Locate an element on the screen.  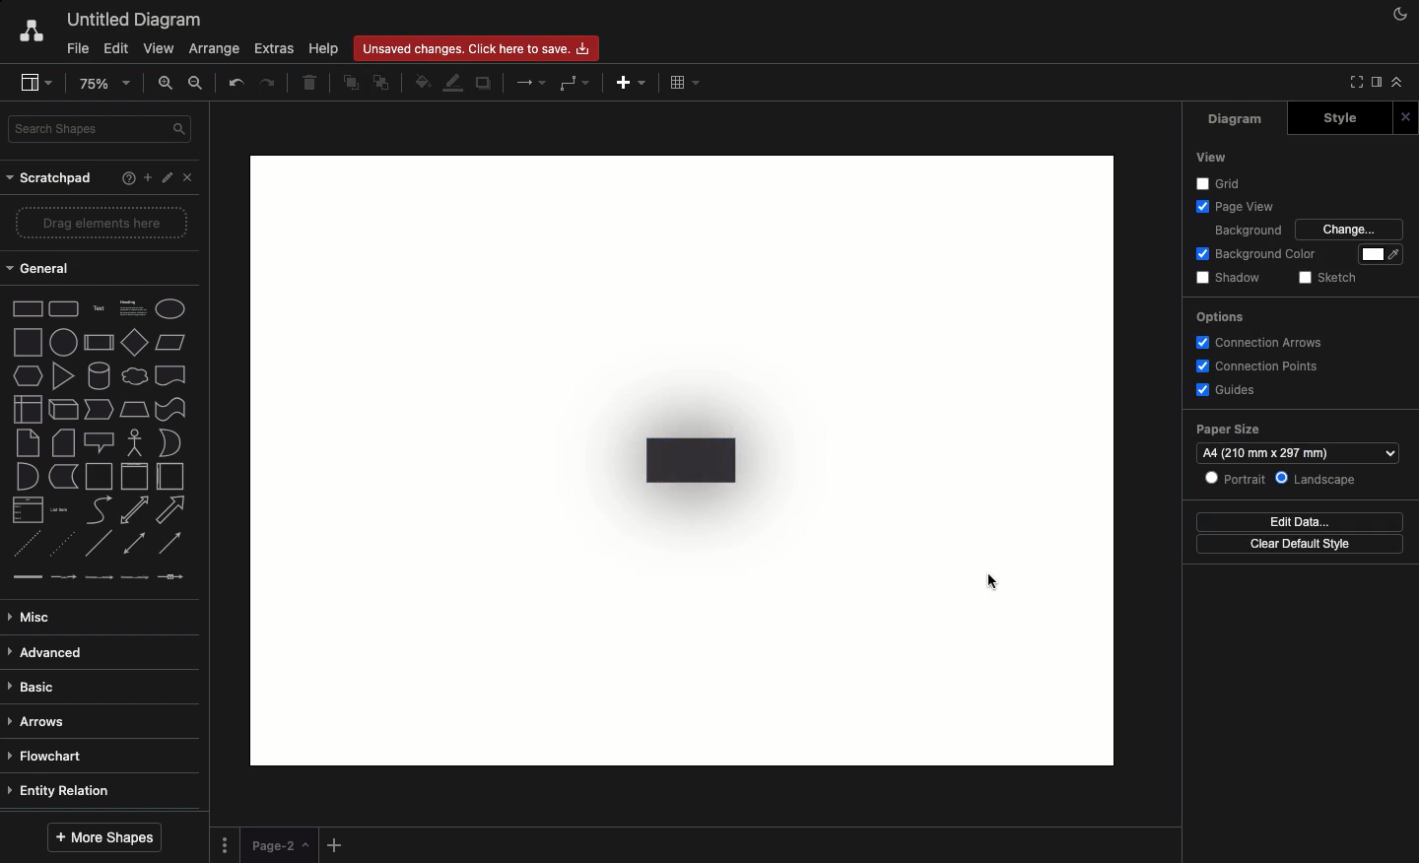
Arrows is located at coordinates (526, 82).